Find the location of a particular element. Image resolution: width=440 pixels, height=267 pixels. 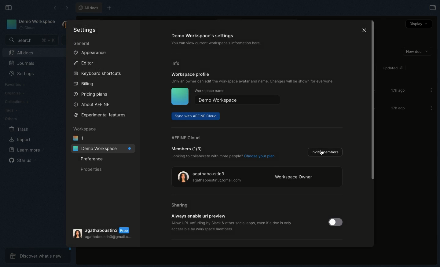

Choose your plan is located at coordinates (261, 156).